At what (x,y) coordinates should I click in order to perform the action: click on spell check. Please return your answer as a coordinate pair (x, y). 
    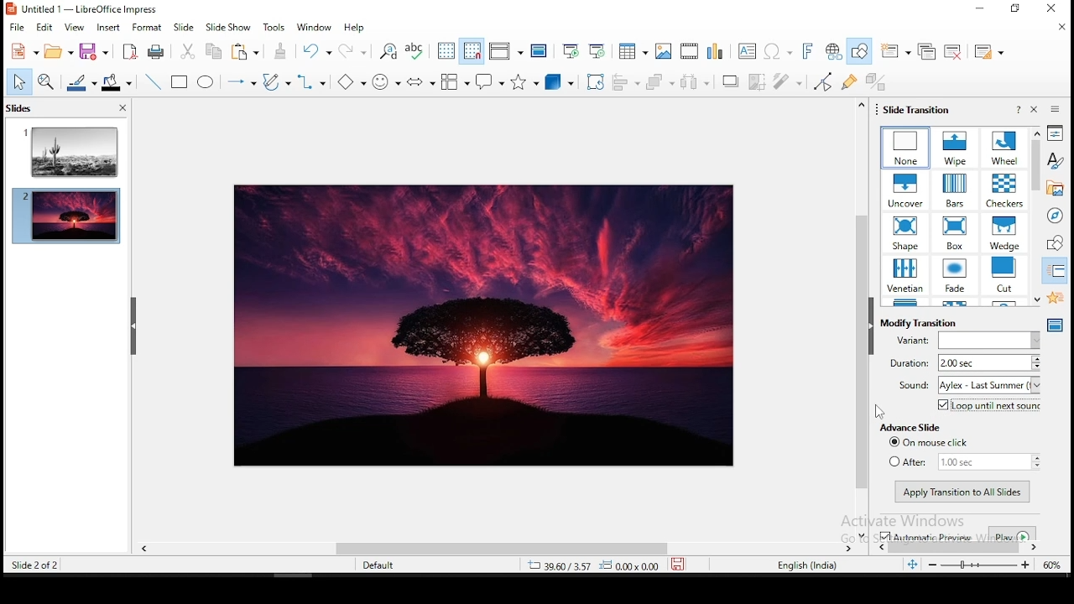
    Looking at the image, I should click on (417, 52).